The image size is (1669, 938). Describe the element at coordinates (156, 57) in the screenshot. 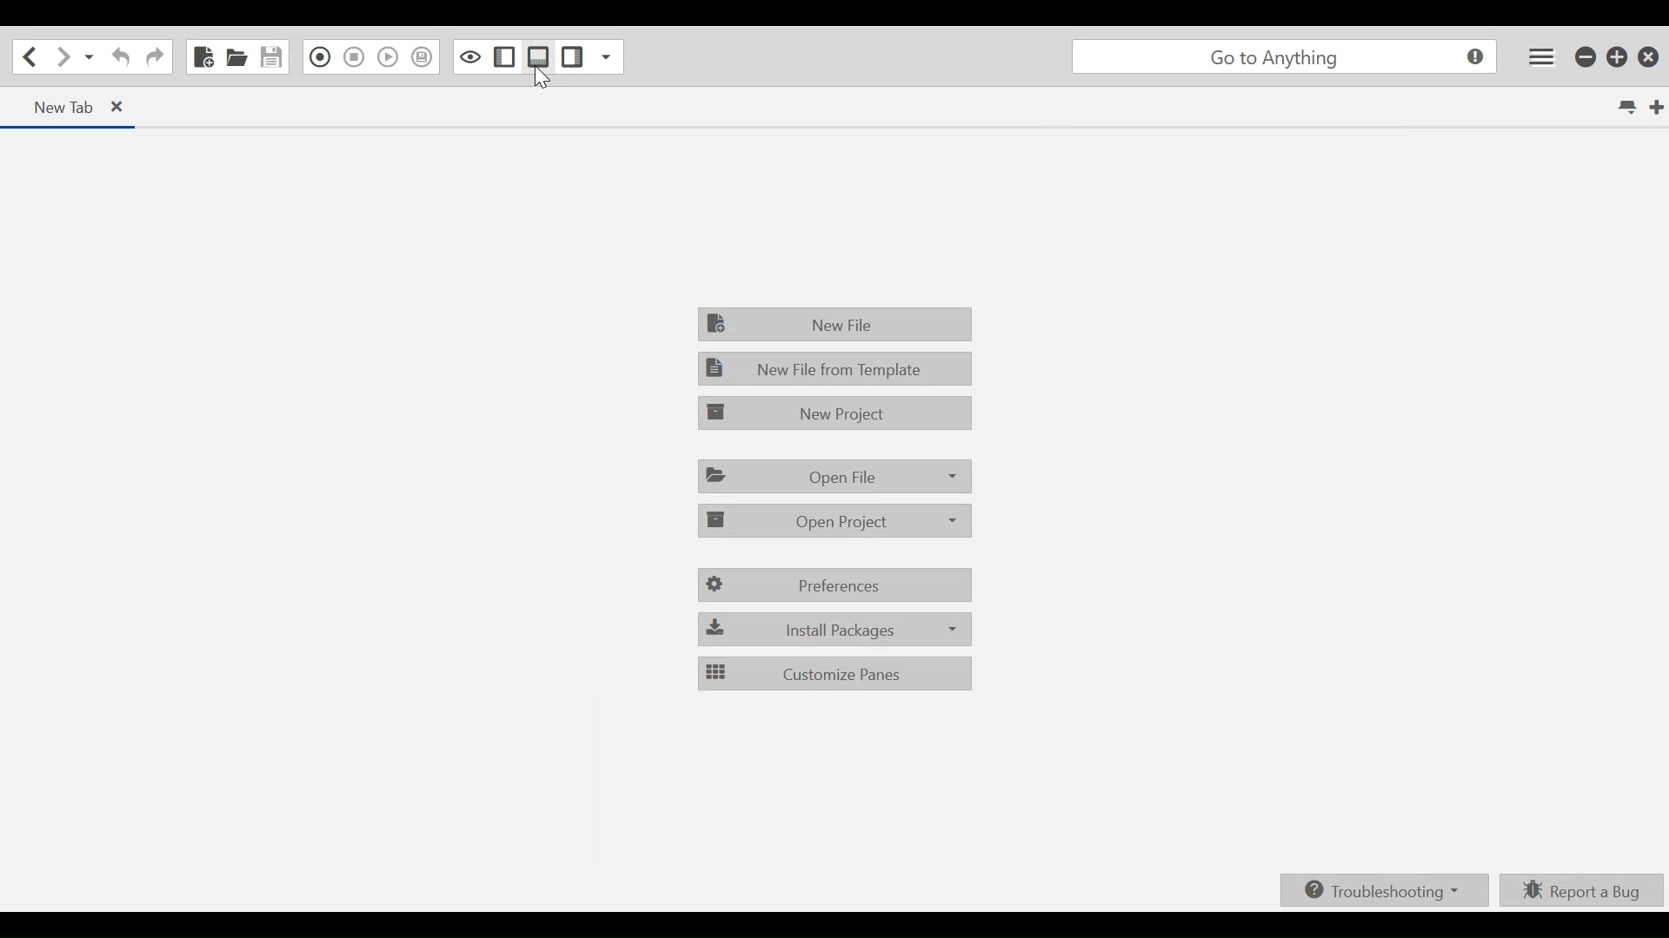

I see `Redo last Action` at that location.